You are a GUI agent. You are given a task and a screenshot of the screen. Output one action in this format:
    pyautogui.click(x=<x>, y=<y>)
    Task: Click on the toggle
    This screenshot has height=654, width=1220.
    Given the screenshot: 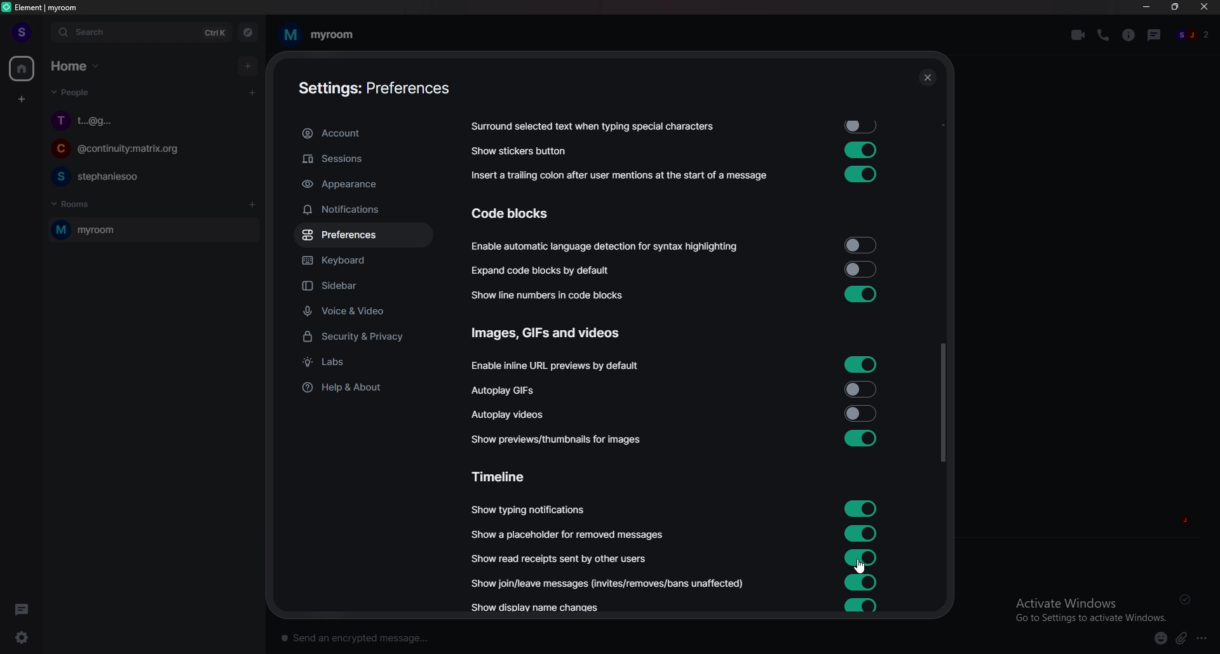 What is the action you would take?
    pyautogui.click(x=859, y=246)
    